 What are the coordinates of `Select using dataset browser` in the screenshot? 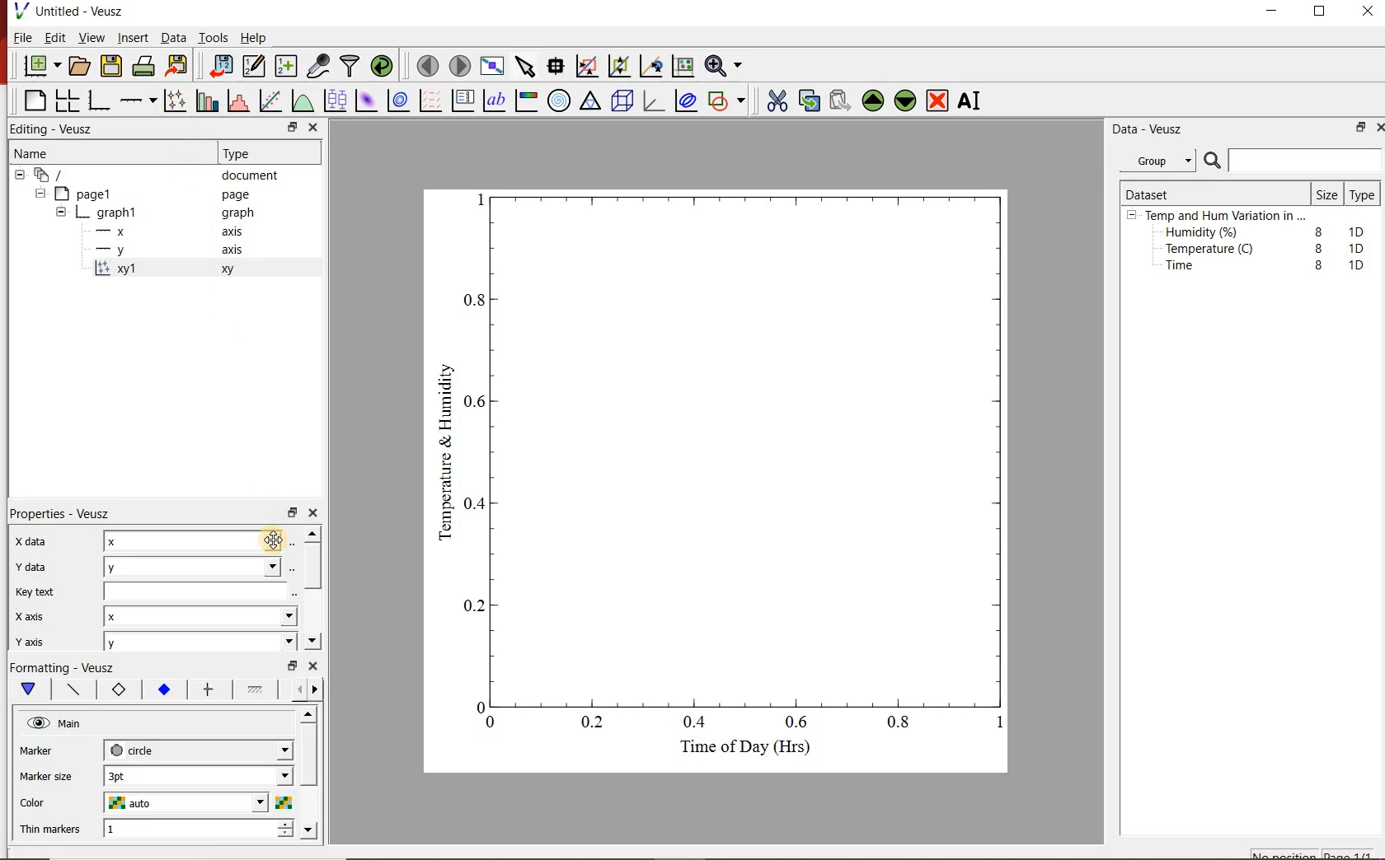 It's located at (298, 542).